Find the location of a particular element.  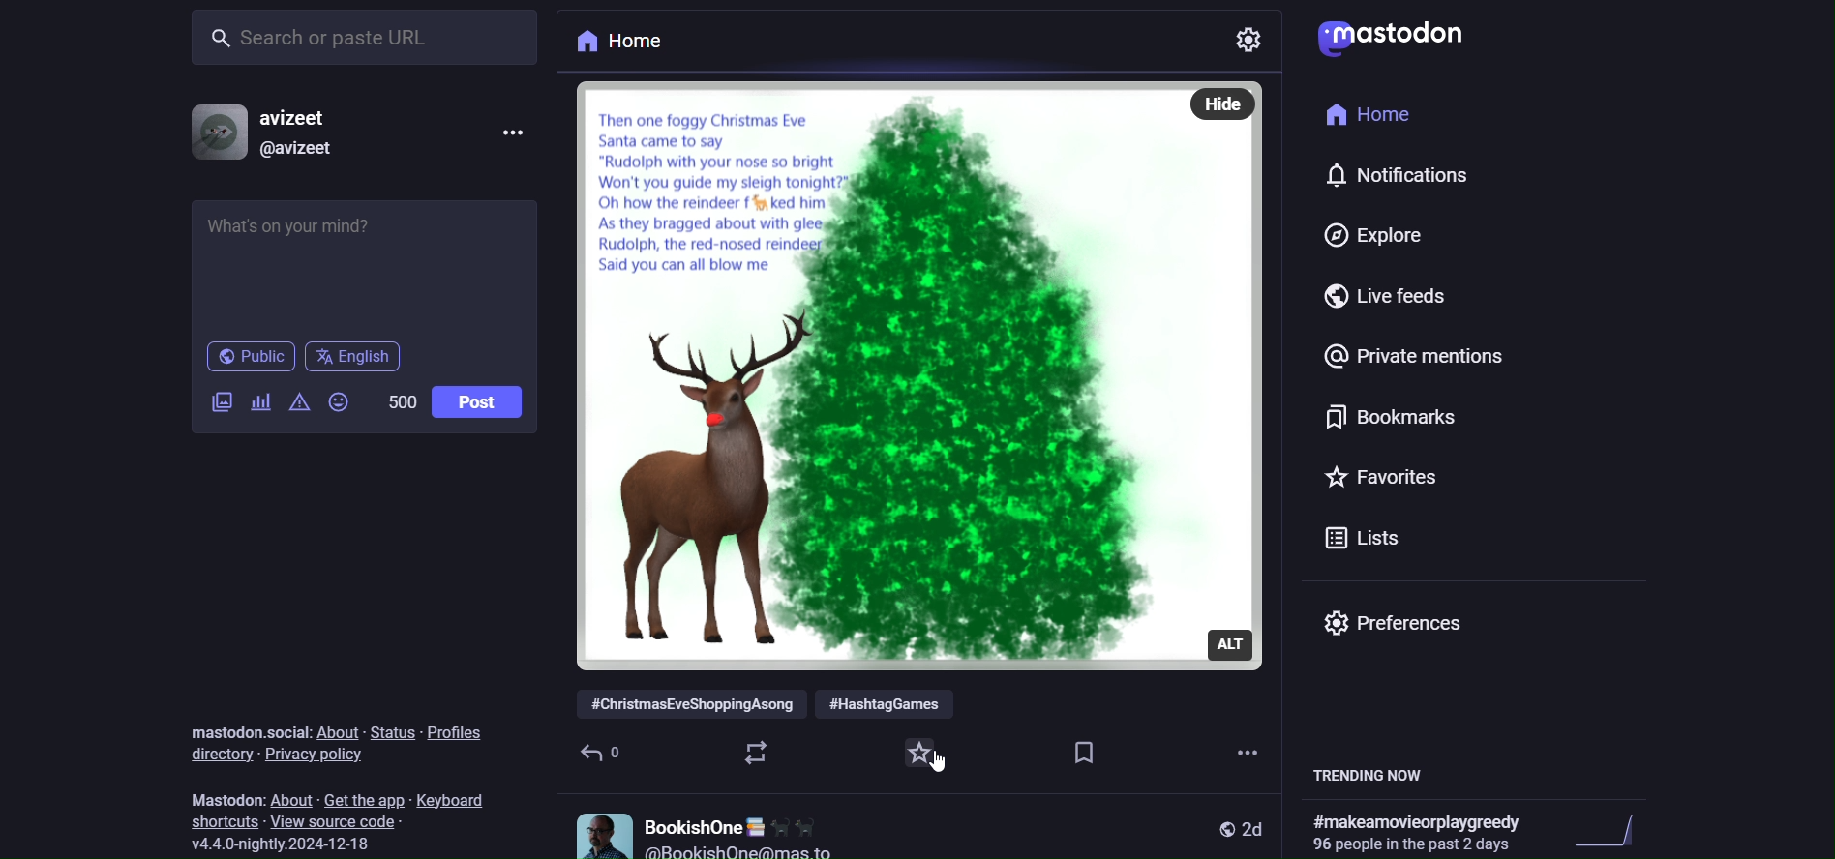

content warning is located at coordinates (303, 401).